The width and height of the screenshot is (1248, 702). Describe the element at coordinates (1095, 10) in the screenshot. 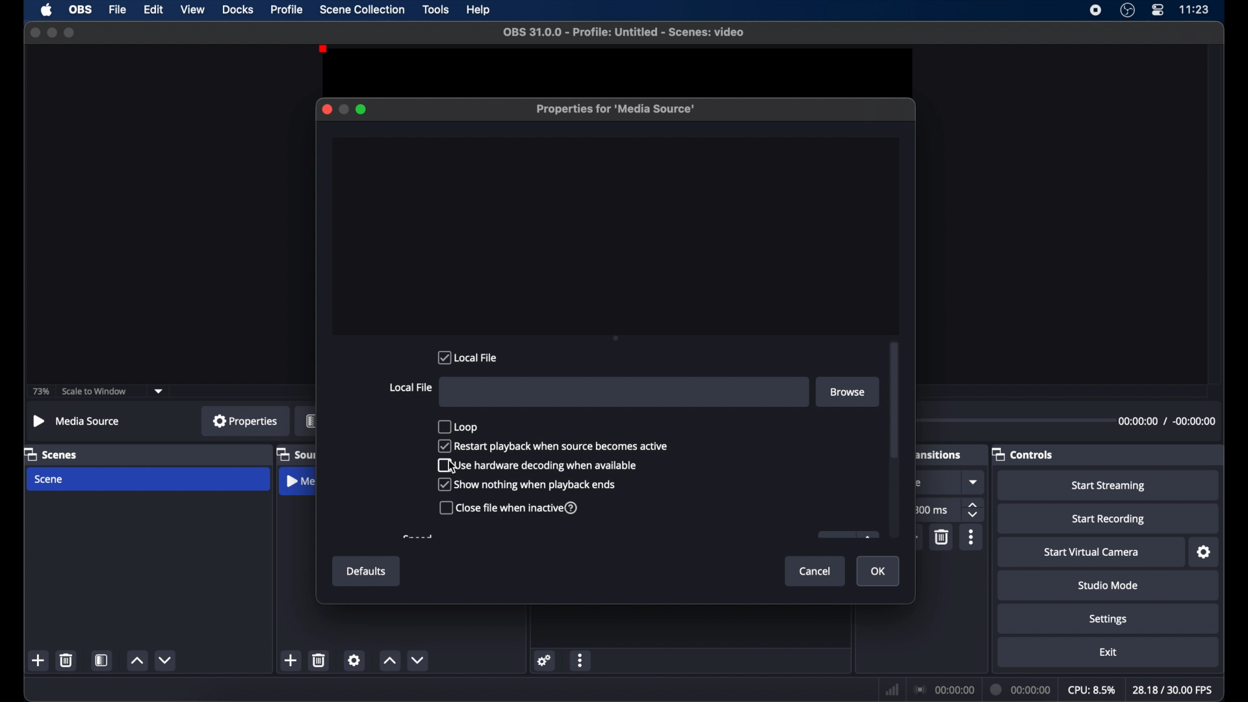

I see `screen recorder icon` at that location.